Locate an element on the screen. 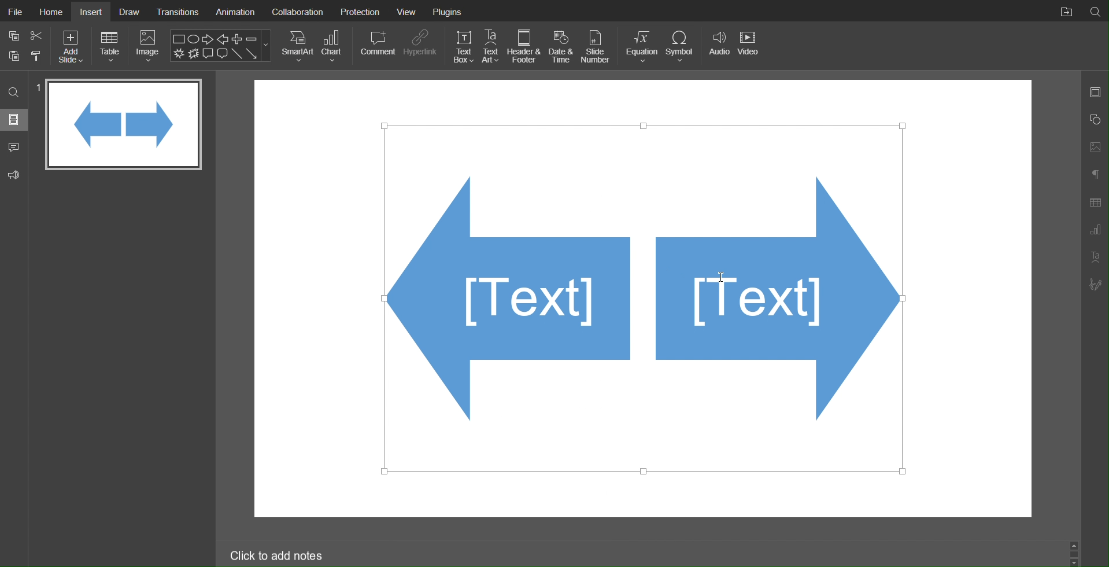 The height and width of the screenshot is (567, 1109). Paragraph Settings is located at coordinates (1095, 175).